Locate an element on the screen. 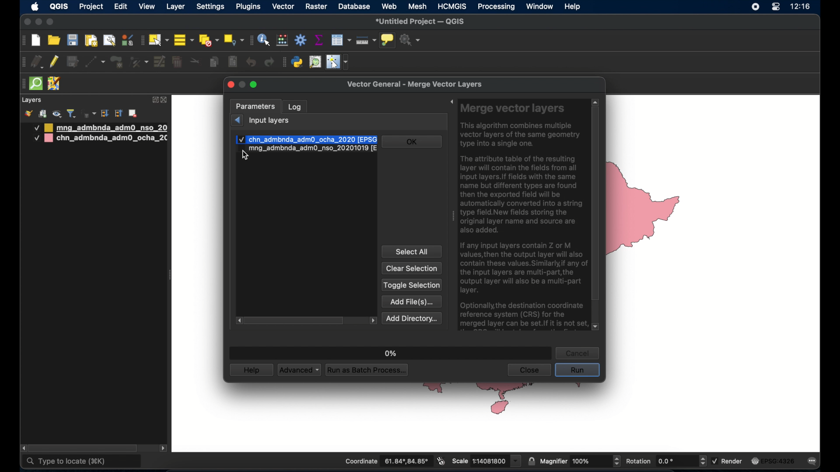  style manager is located at coordinates (127, 40).